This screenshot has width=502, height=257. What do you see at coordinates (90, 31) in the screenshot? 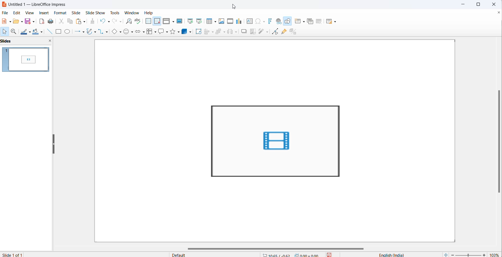
I see `curve and polygons` at bounding box center [90, 31].